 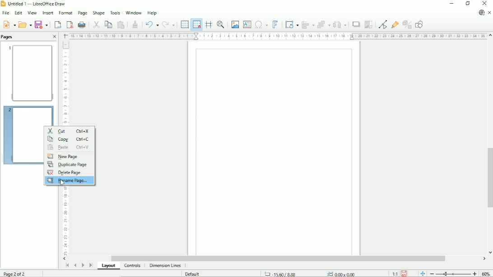 What do you see at coordinates (278, 259) in the screenshot?
I see `Horizontal scrollbar` at bounding box center [278, 259].